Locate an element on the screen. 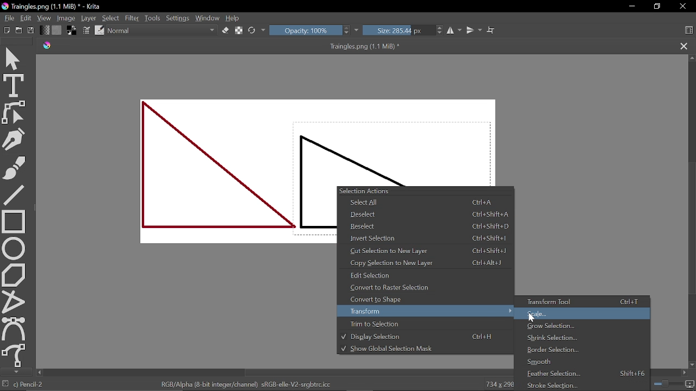 The width and height of the screenshot is (696, 391). Eraser is located at coordinates (225, 31).